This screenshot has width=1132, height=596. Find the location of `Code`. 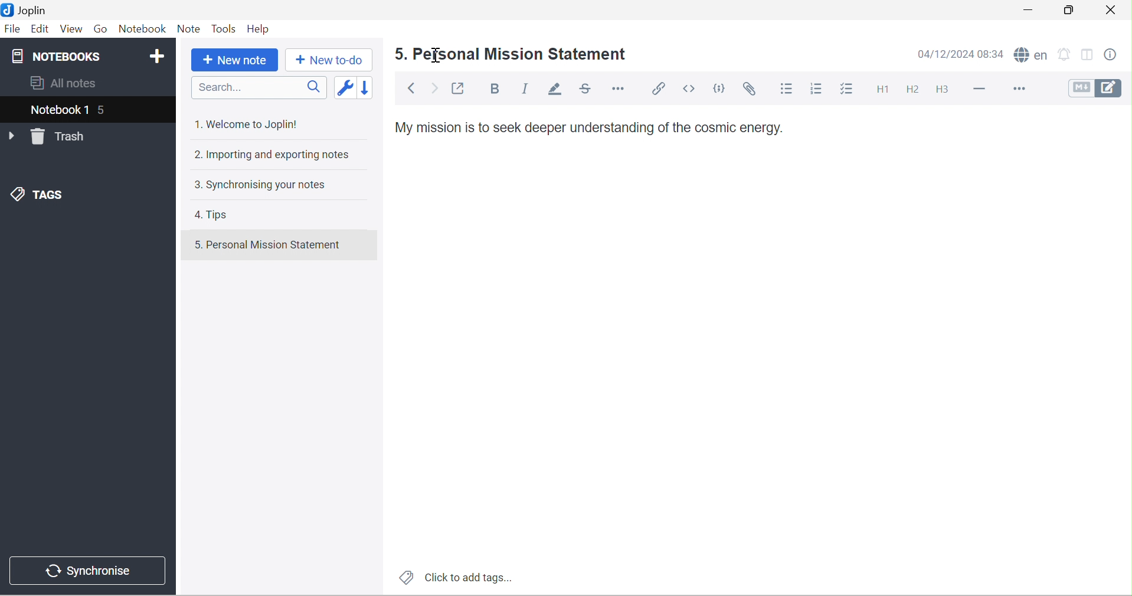

Code is located at coordinates (719, 88).